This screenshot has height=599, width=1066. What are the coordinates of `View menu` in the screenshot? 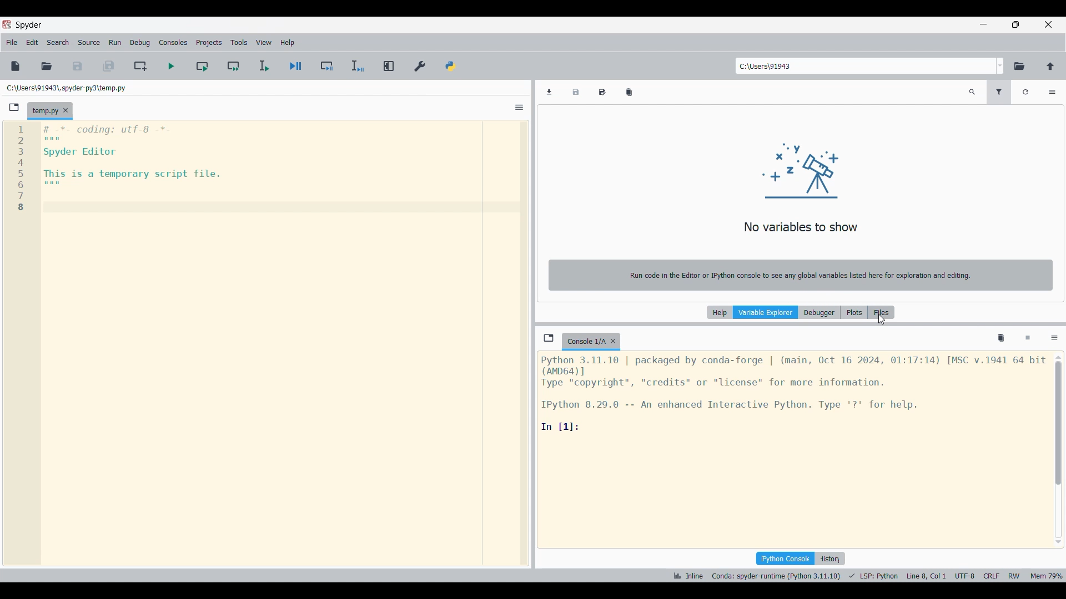 It's located at (264, 42).